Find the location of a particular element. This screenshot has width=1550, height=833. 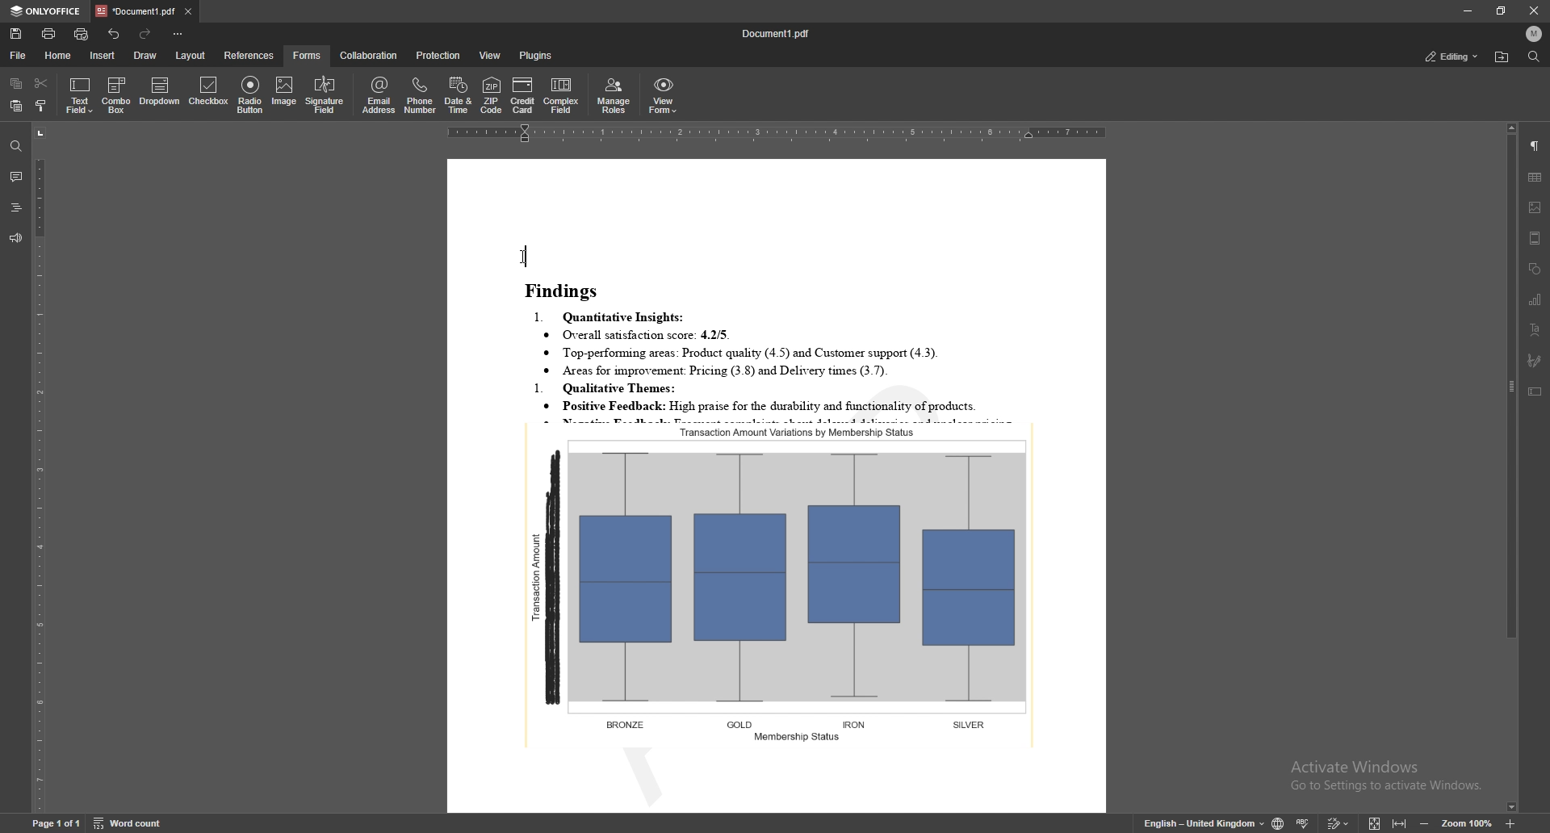

customize toolbar is located at coordinates (179, 35).